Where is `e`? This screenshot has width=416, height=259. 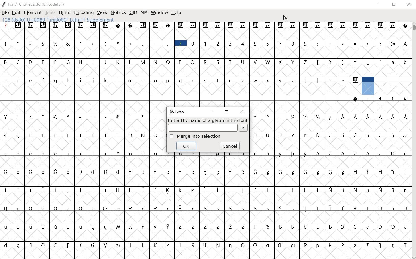
e is located at coordinates (31, 80).